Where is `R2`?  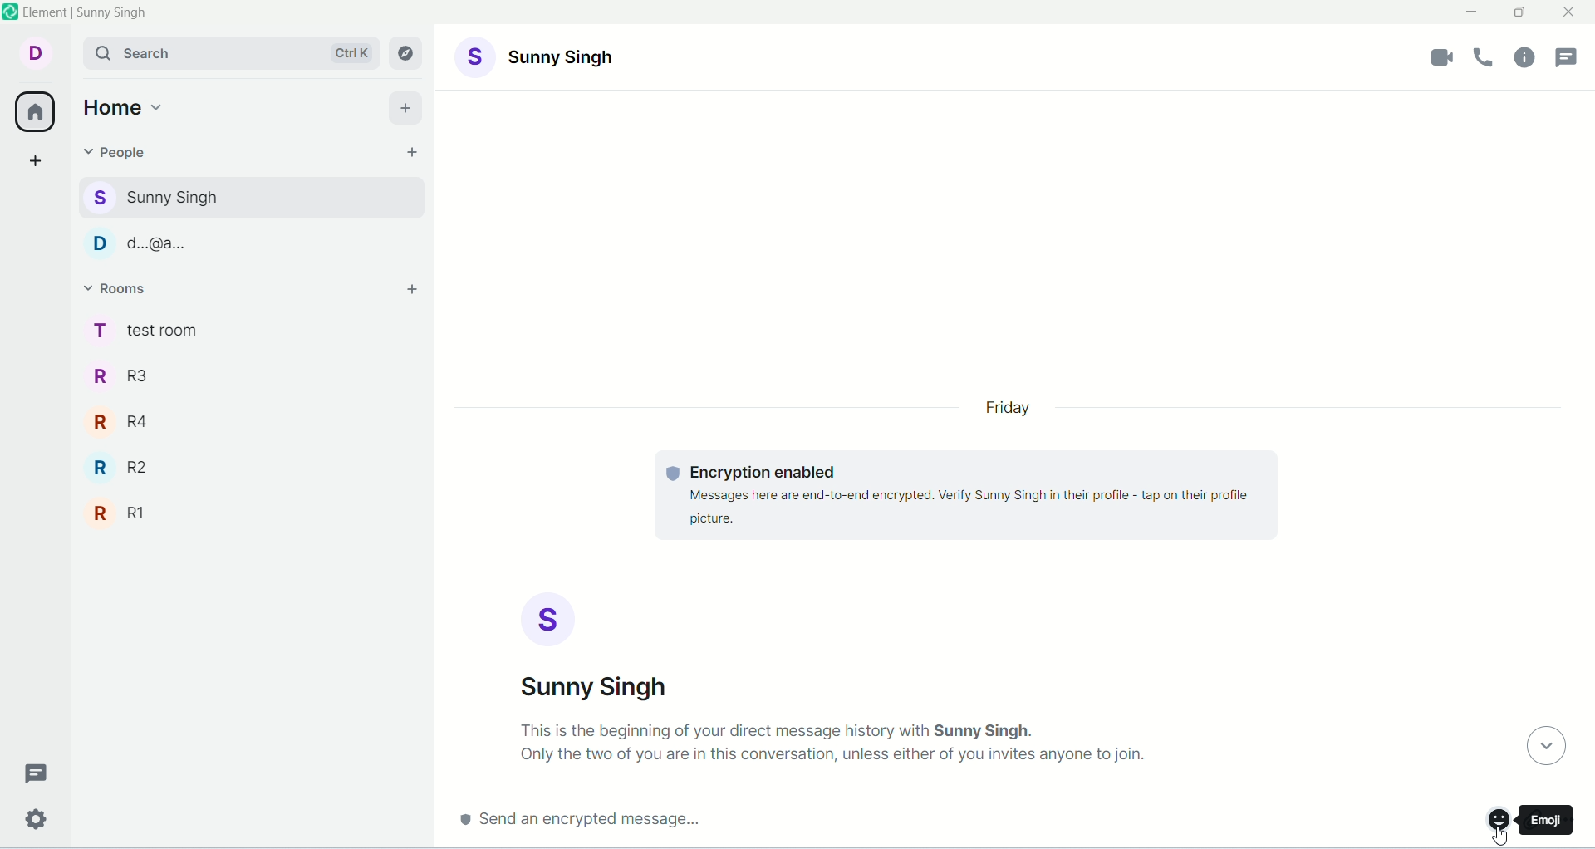
R2 is located at coordinates (253, 462).